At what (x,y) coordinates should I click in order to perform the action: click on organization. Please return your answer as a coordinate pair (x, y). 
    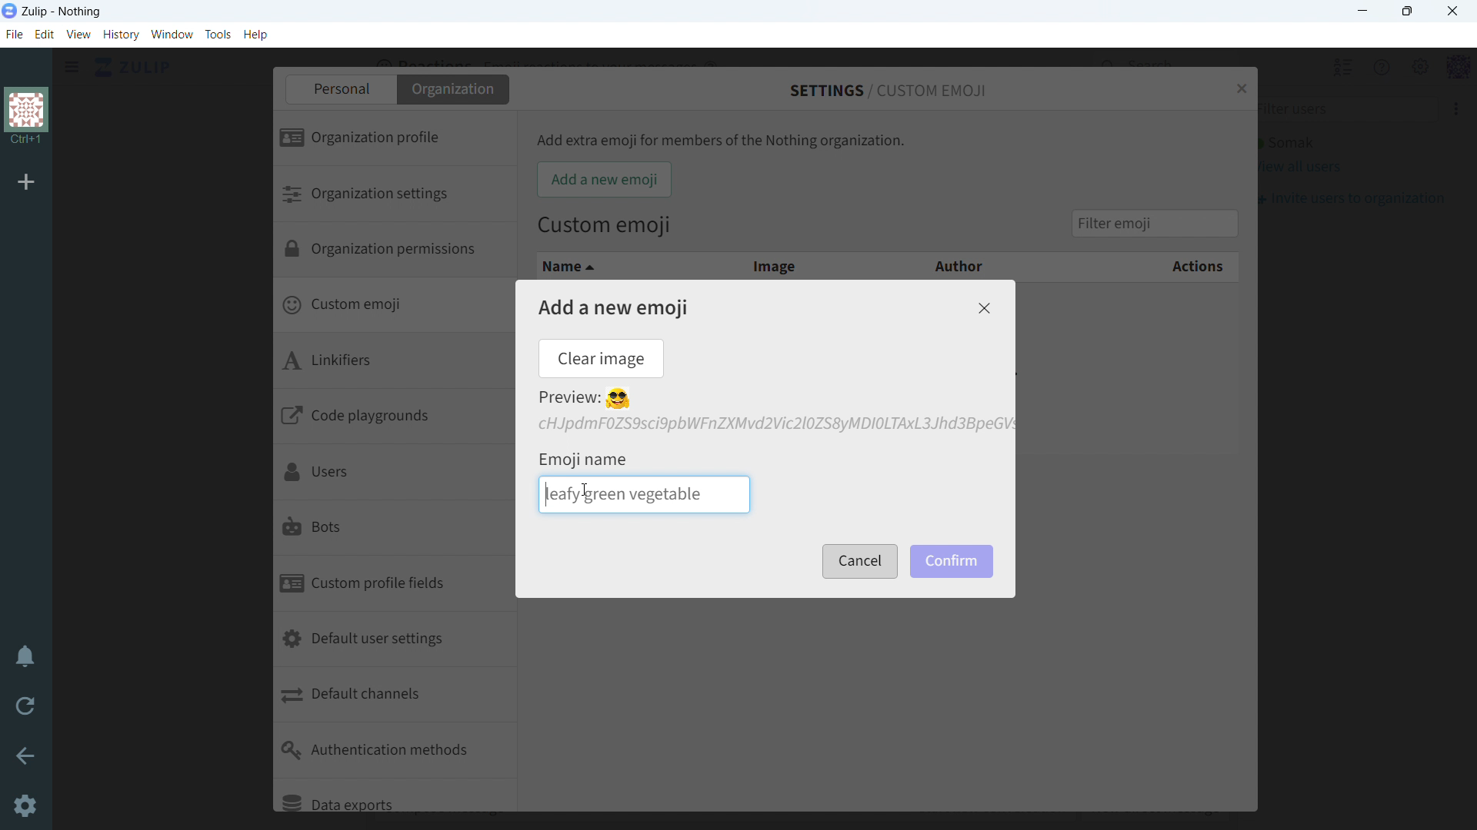
    Looking at the image, I should click on (455, 89).